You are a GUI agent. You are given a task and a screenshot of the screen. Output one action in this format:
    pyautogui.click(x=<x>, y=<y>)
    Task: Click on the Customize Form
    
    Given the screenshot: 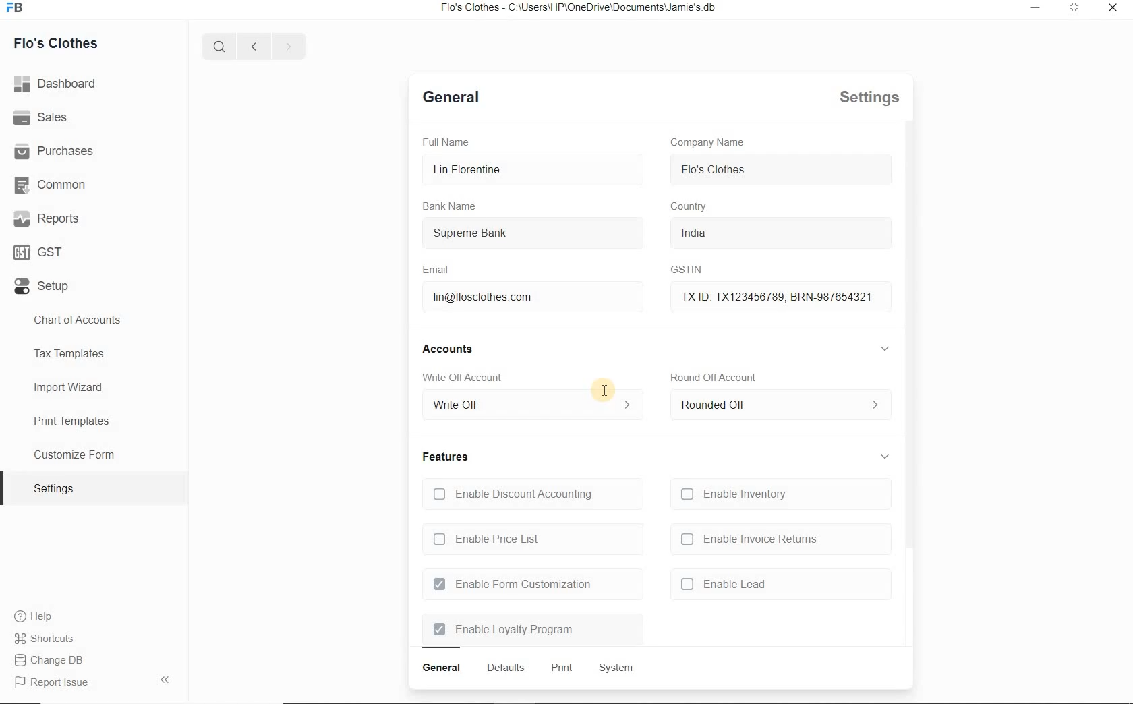 What is the action you would take?
    pyautogui.click(x=74, y=455)
    